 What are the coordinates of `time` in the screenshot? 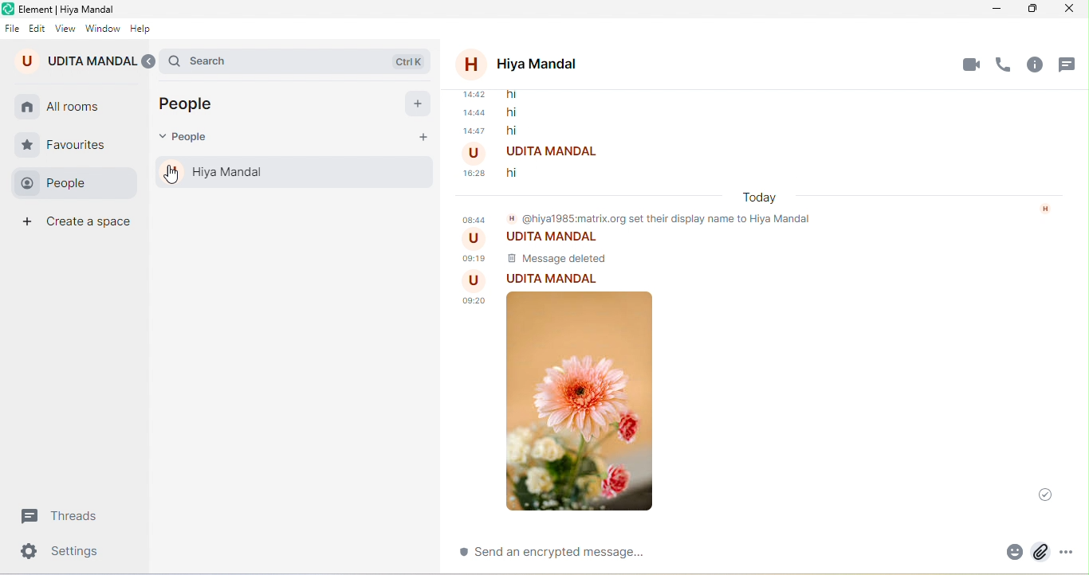 It's located at (478, 113).